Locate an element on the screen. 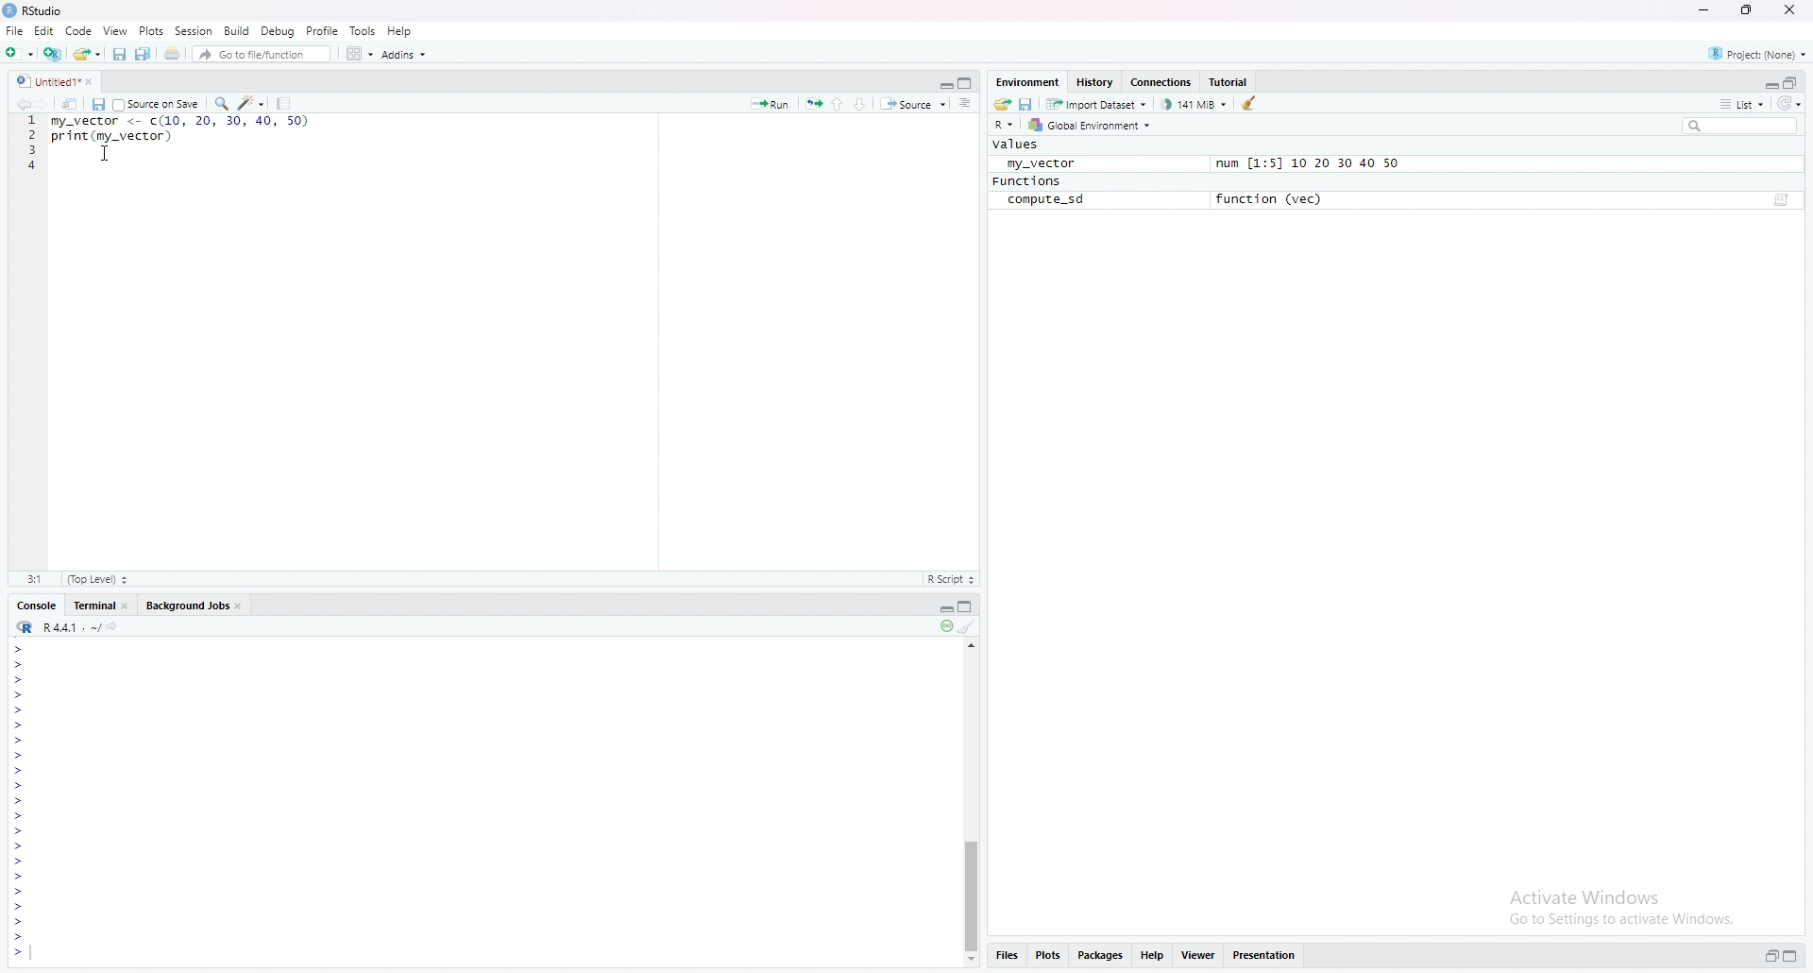  Prompt cursor is located at coordinates (22, 862).